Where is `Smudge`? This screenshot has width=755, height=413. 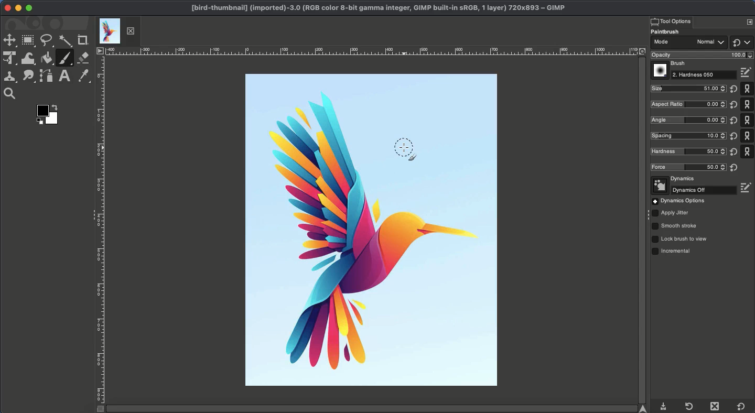
Smudge is located at coordinates (28, 77).